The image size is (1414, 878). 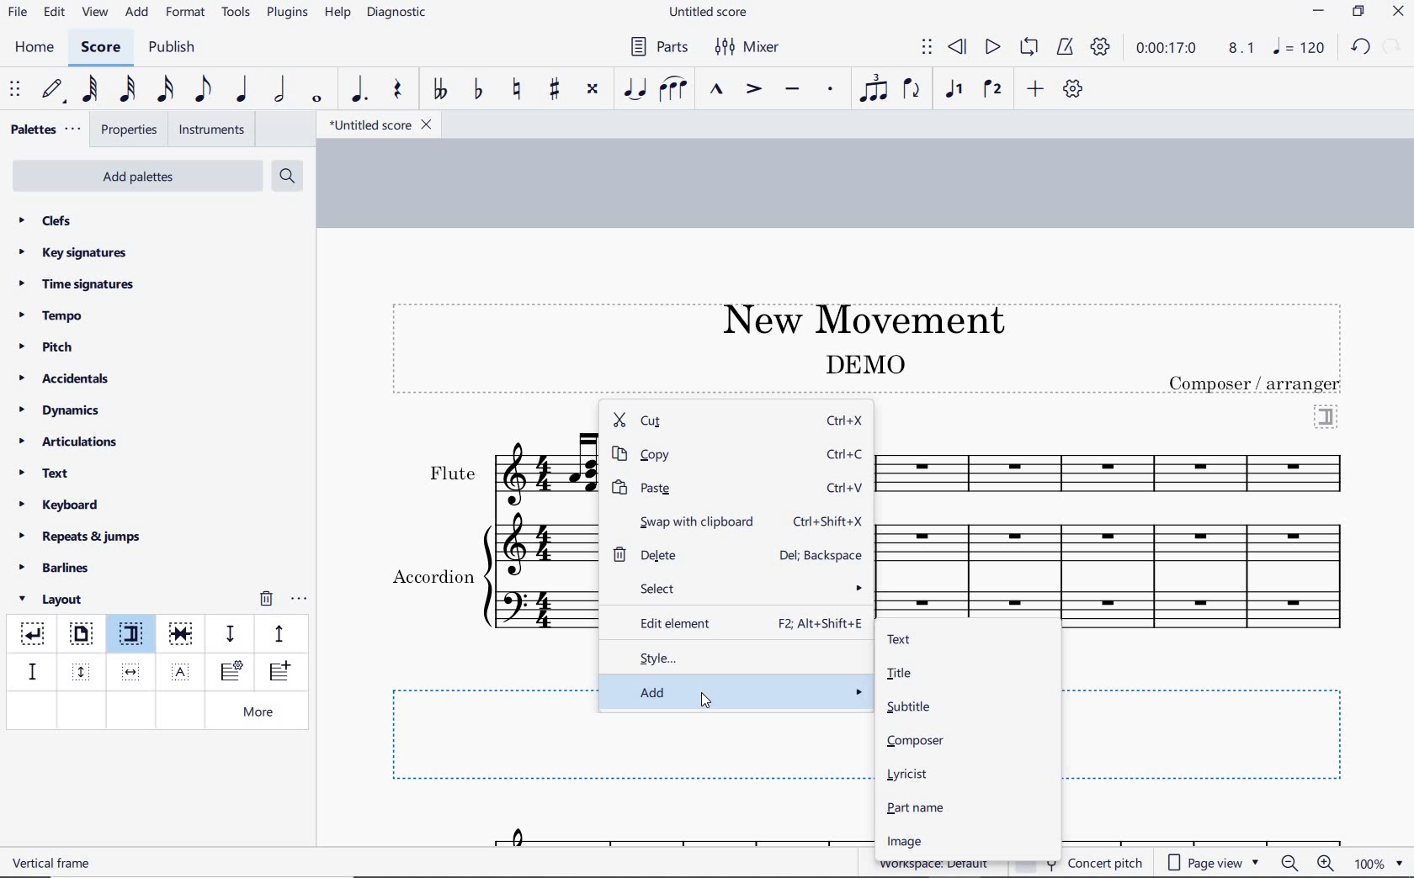 I want to click on zoom out, so click(x=1291, y=863).